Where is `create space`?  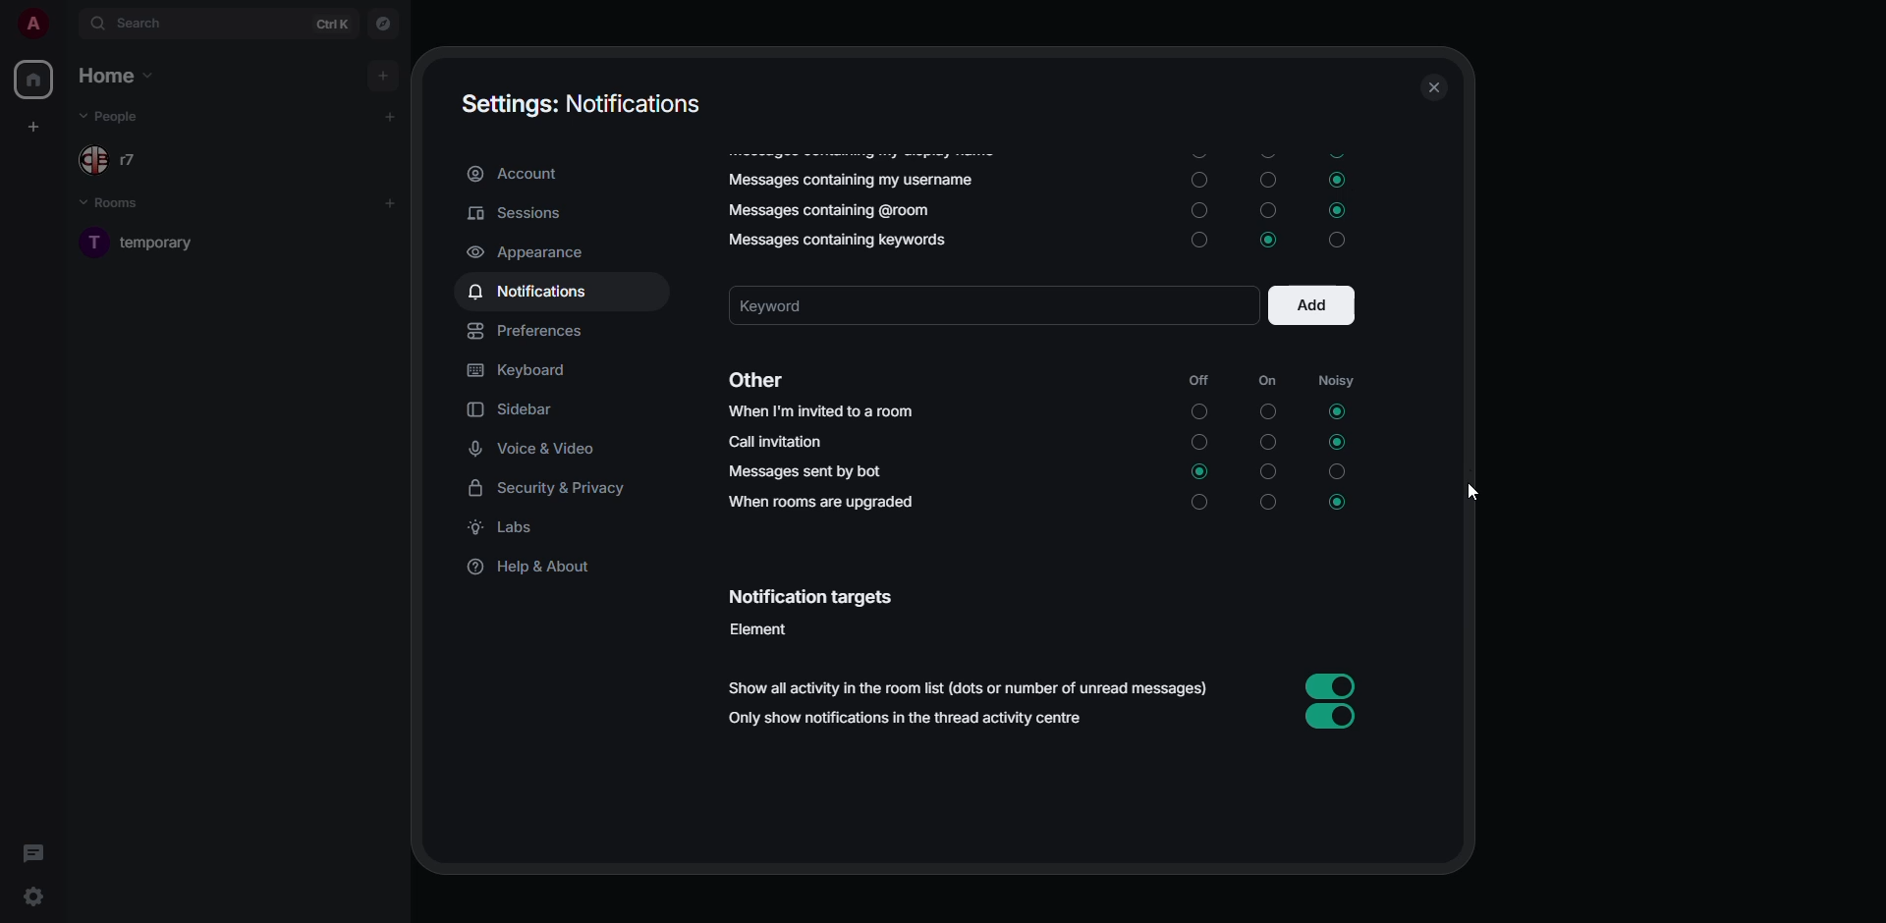
create space is located at coordinates (30, 126).